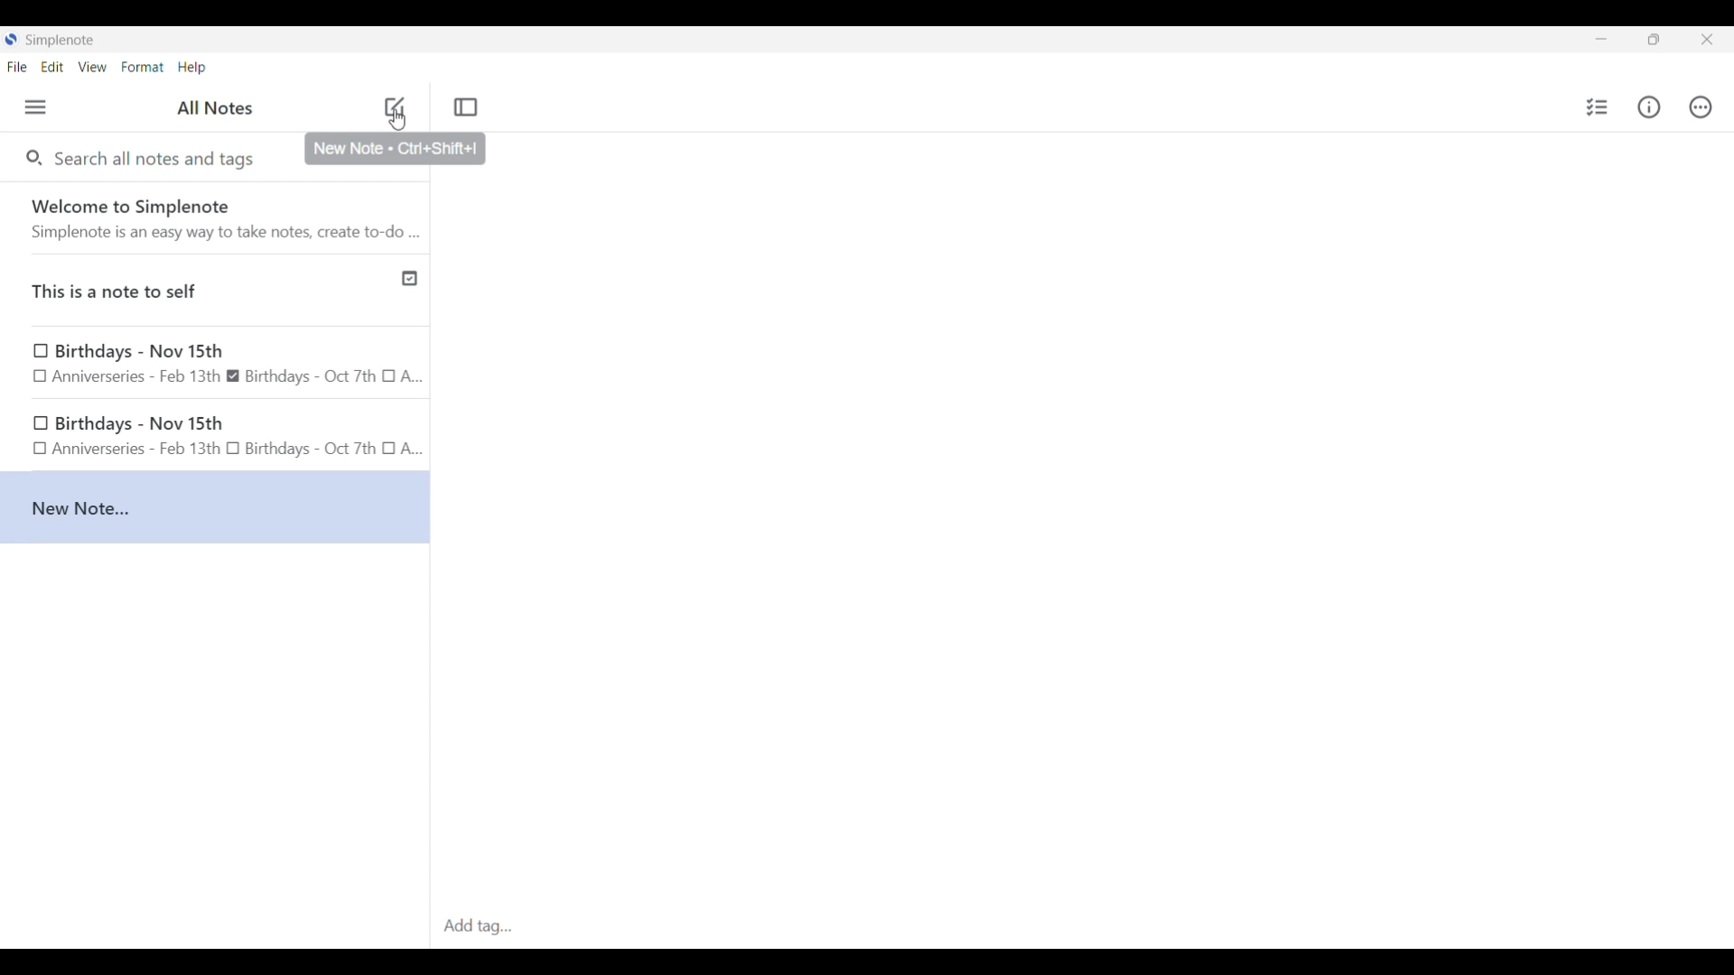 The image size is (1734, 975). What do you see at coordinates (61, 41) in the screenshot?
I see `Software name` at bounding box center [61, 41].